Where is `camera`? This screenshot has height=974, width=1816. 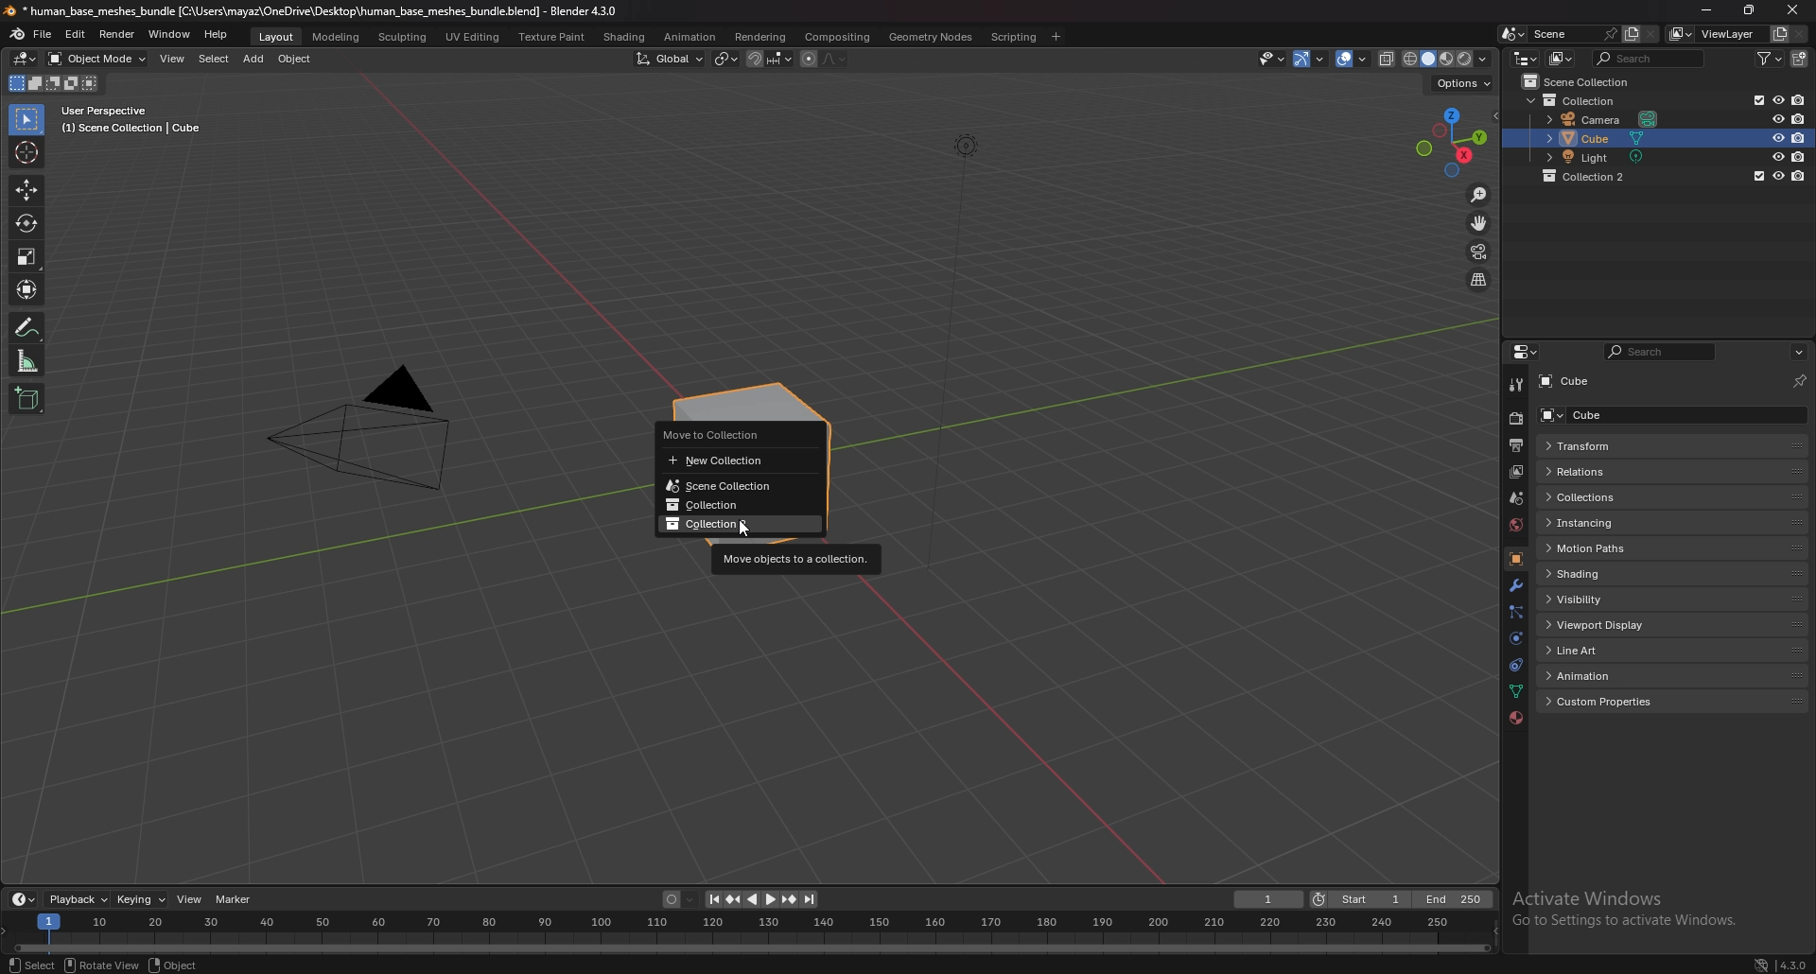 camera is located at coordinates (358, 426).